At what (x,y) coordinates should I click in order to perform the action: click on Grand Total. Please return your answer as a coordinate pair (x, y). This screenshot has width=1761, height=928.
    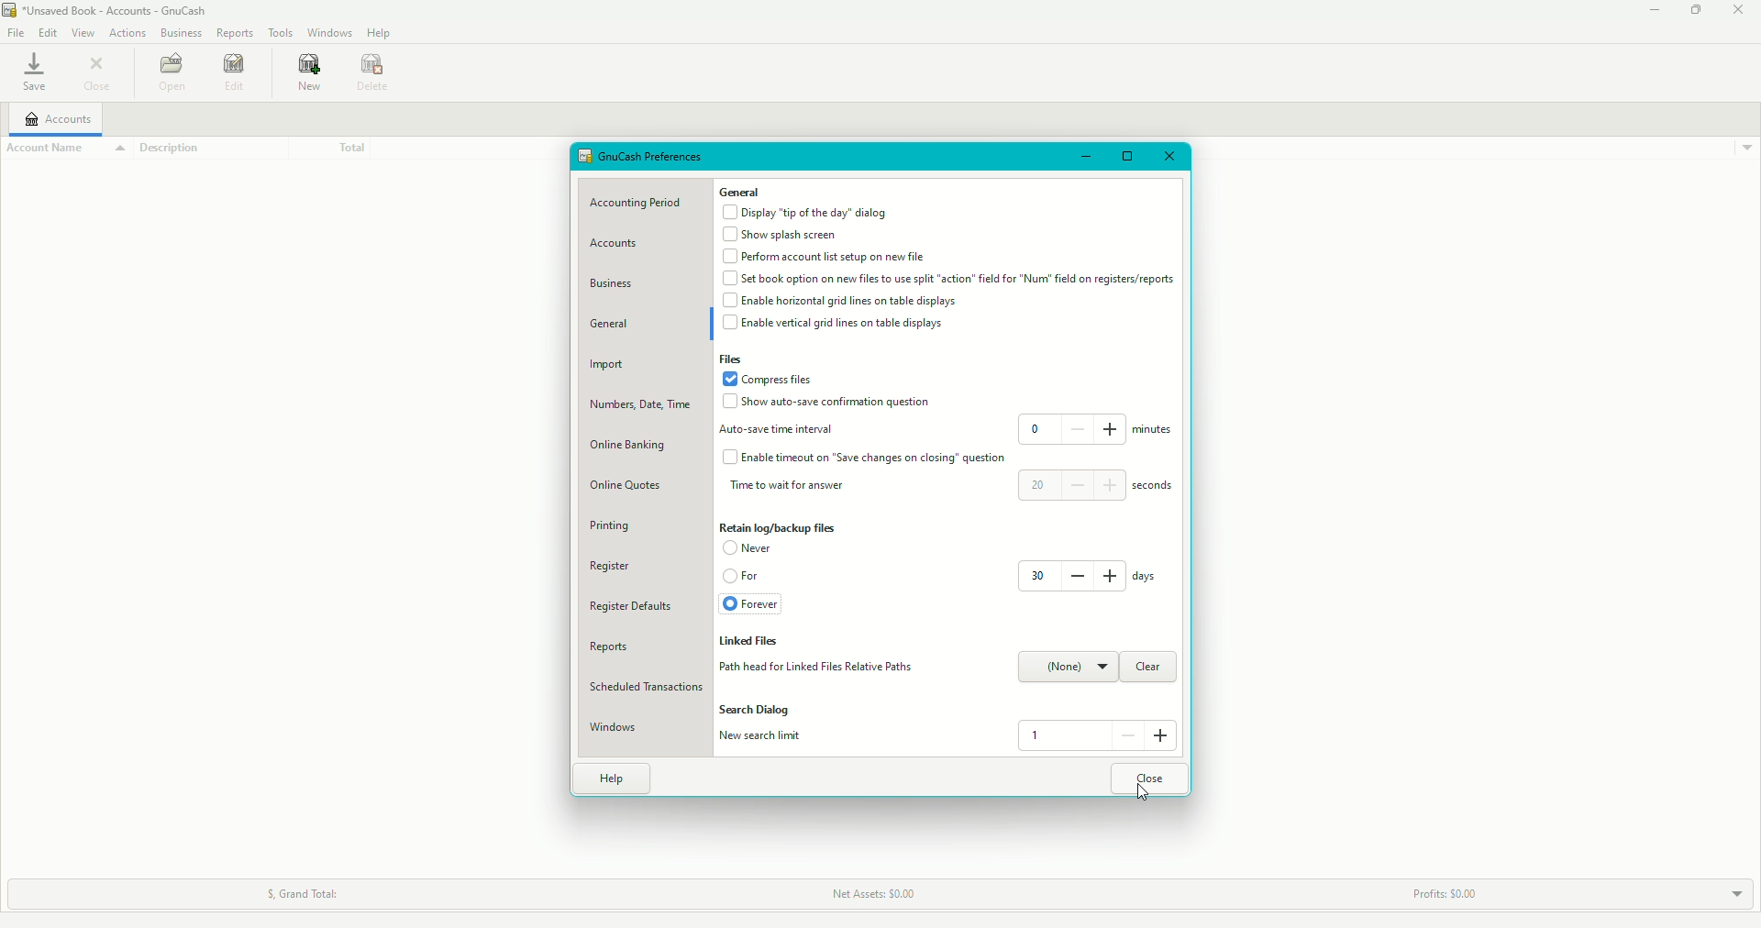
    Looking at the image, I should click on (294, 894).